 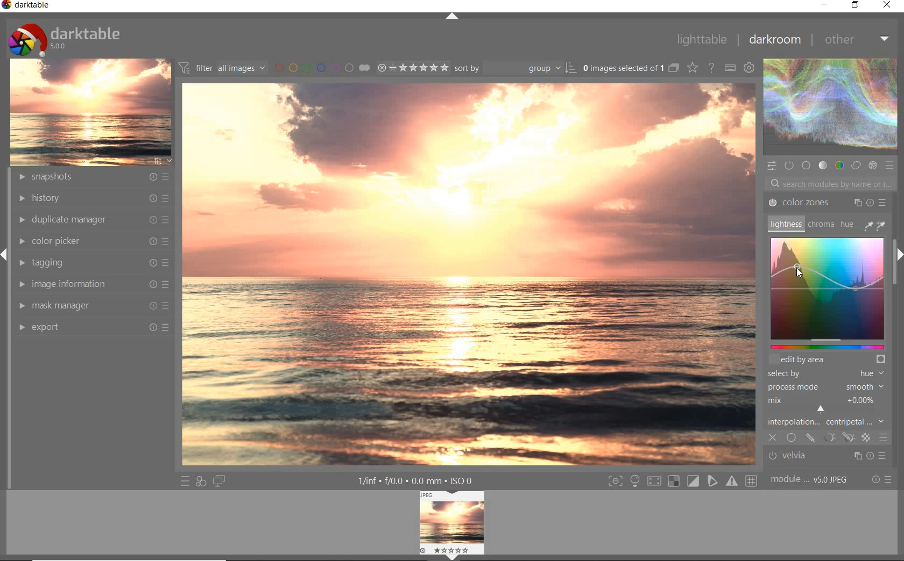 I want to click on BASE, so click(x=807, y=166).